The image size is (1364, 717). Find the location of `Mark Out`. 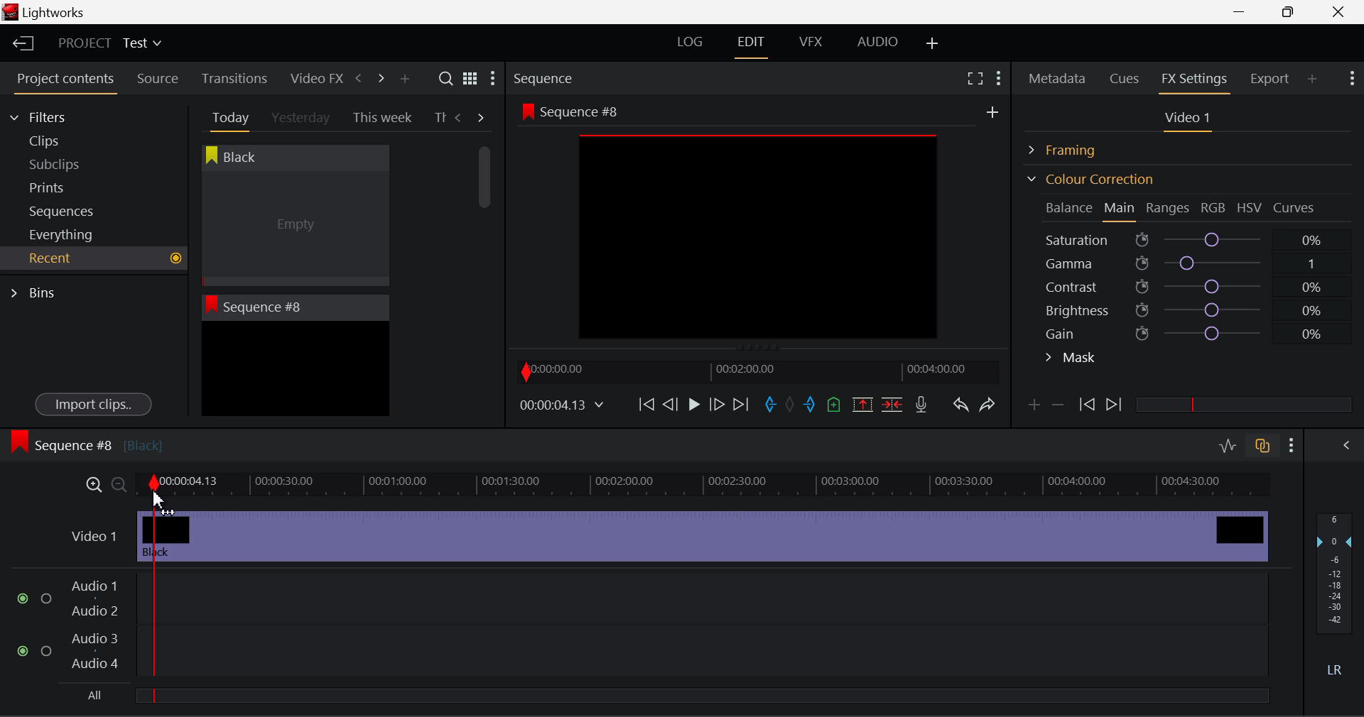

Mark Out is located at coordinates (811, 405).